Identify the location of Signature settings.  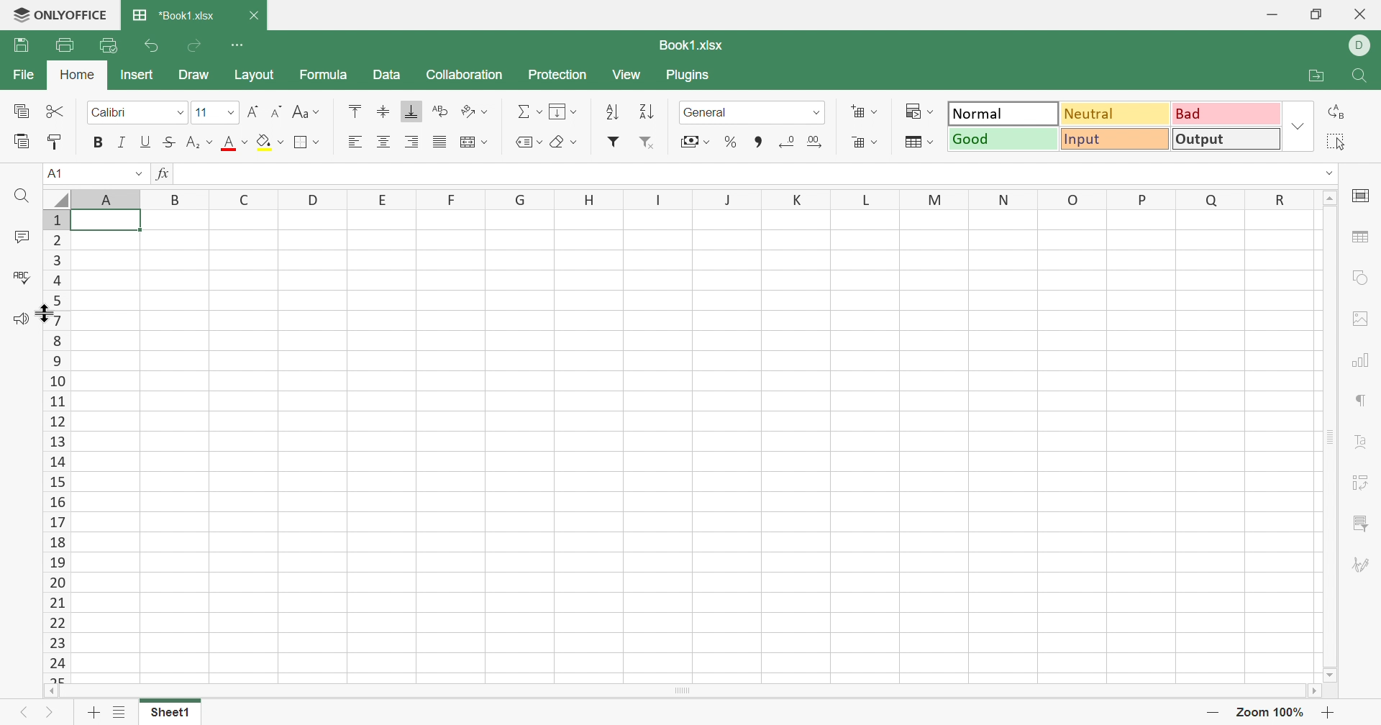
(1362, 565).